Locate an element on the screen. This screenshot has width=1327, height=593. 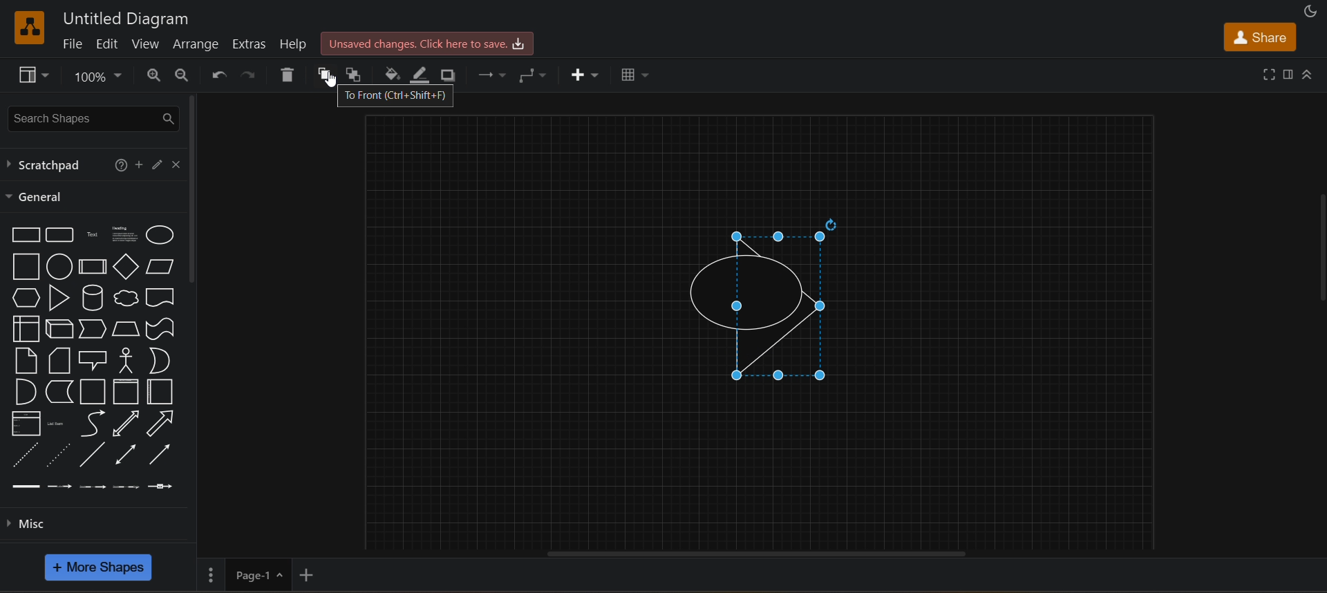
search shapes is located at coordinates (93, 116).